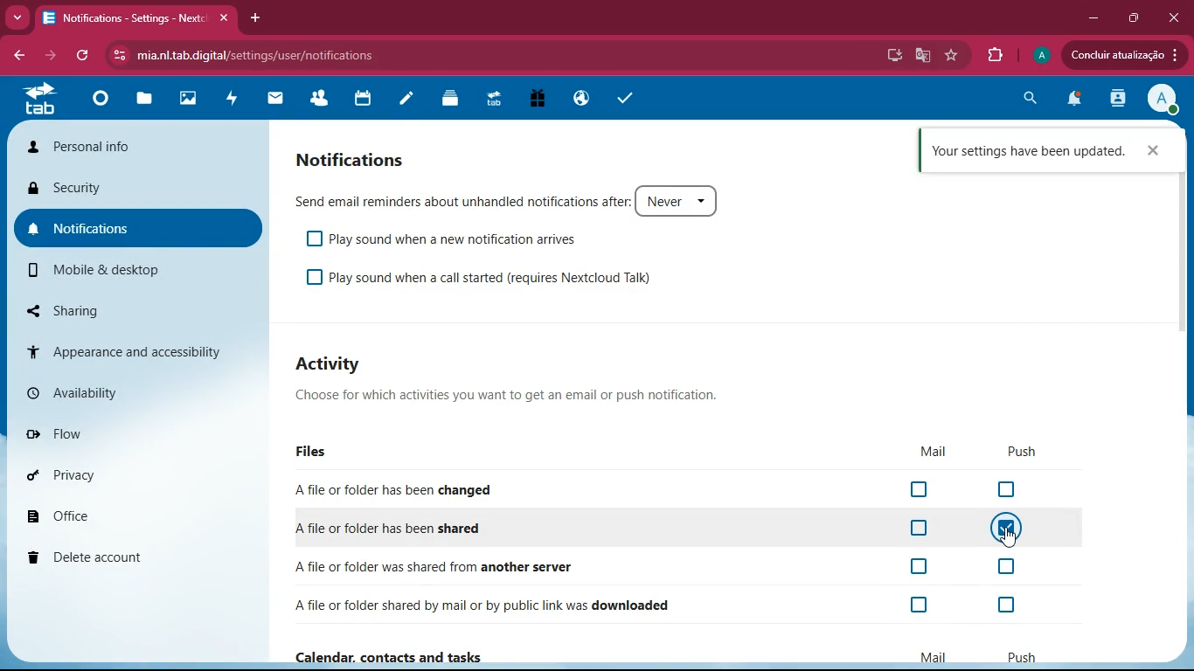 The image size is (1194, 671). What do you see at coordinates (89, 432) in the screenshot?
I see `flow` at bounding box center [89, 432].